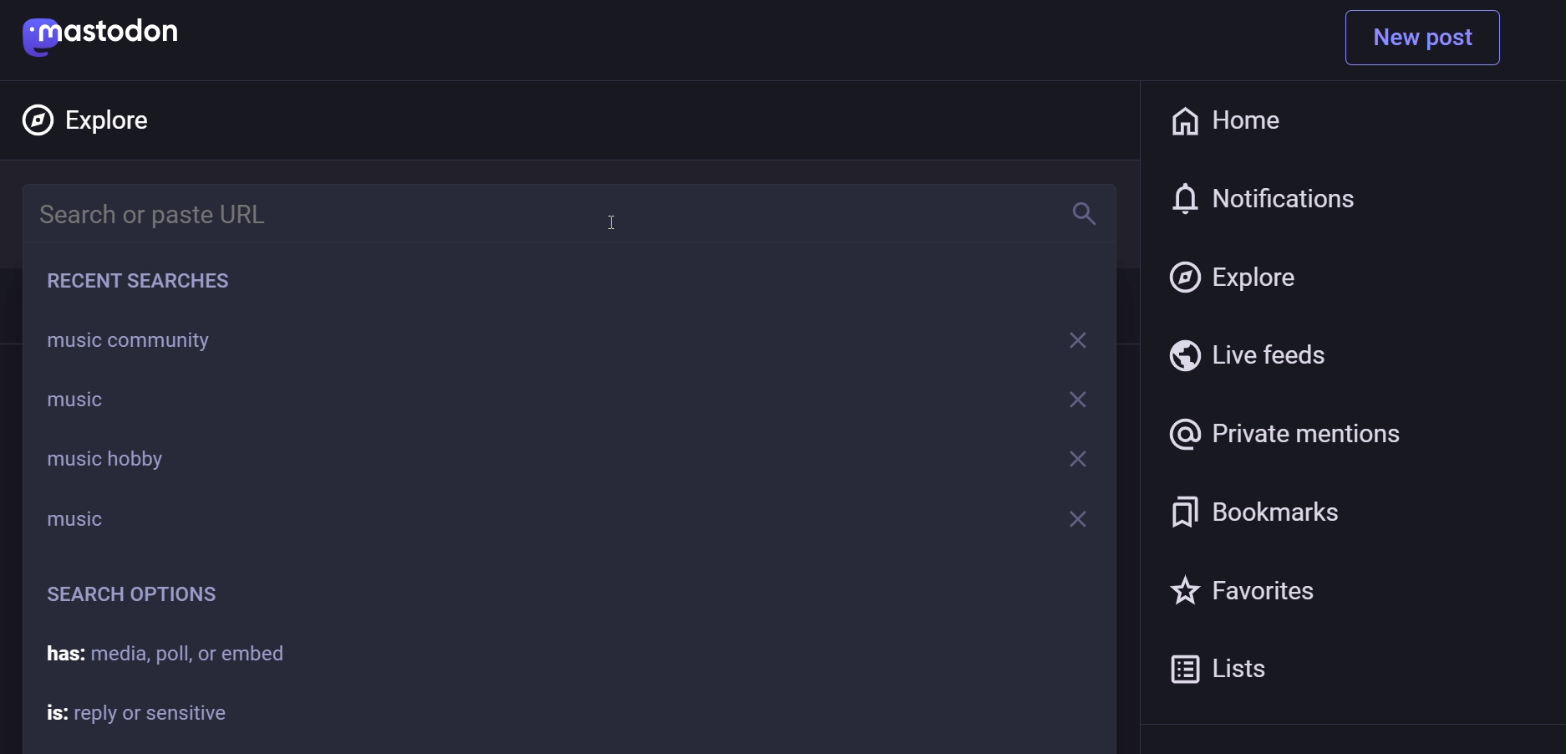  Describe the element at coordinates (1424, 38) in the screenshot. I see `new post` at that location.